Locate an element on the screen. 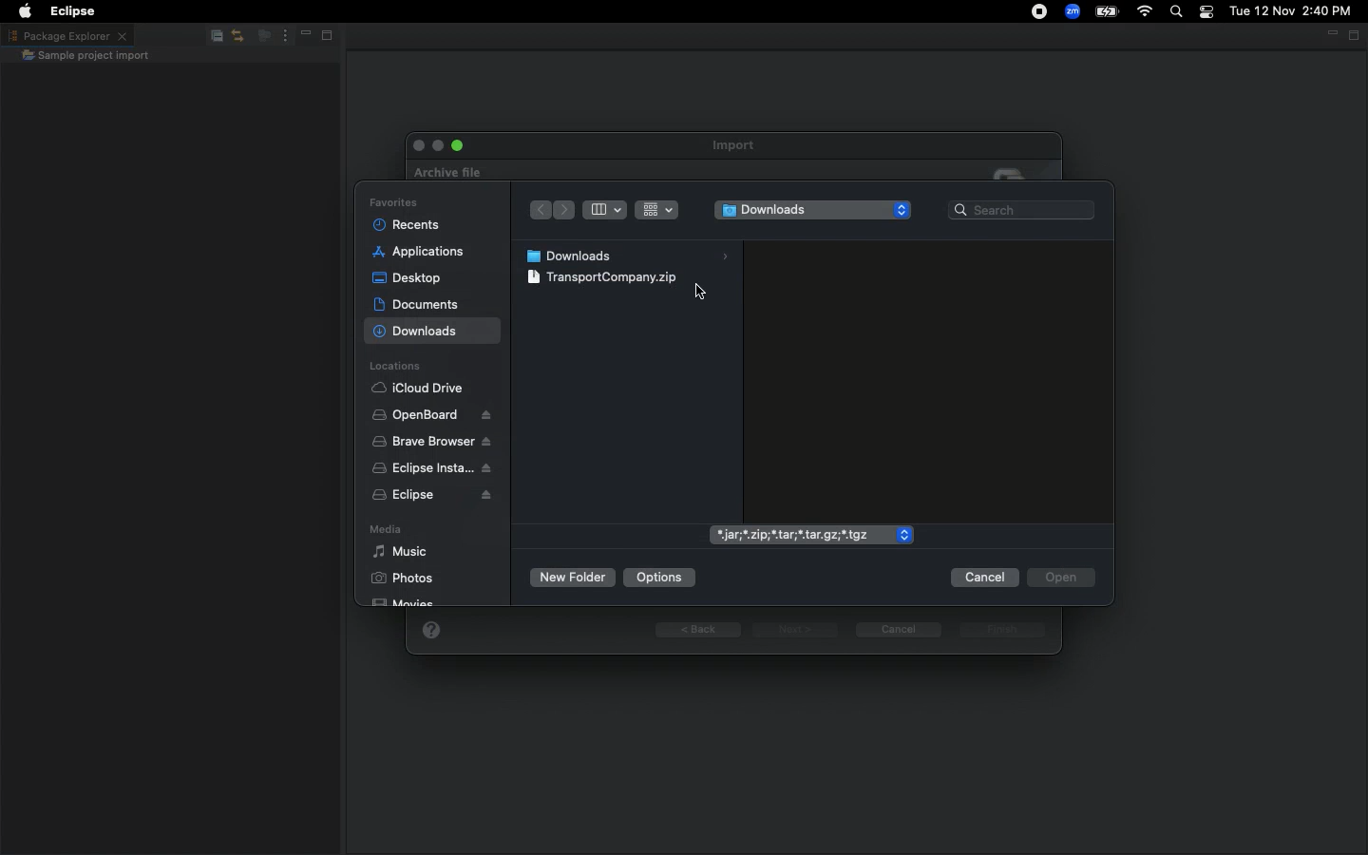 The width and height of the screenshot is (1368, 855). import is located at coordinates (739, 145).